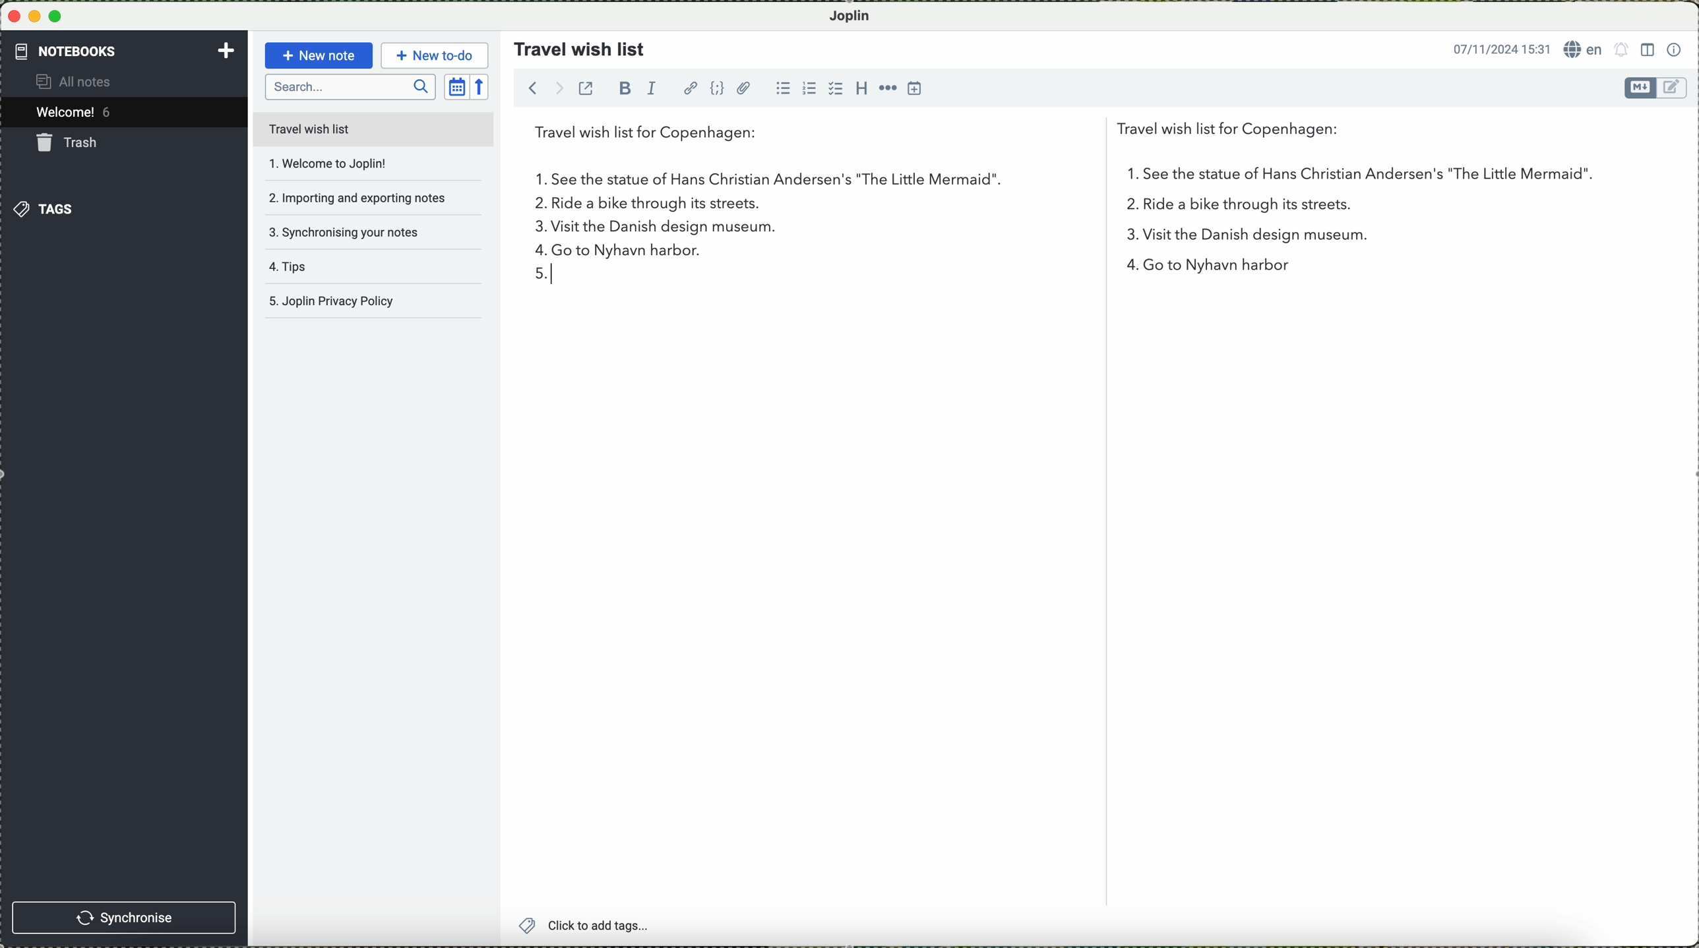 The image size is (1699, 948). Describe the element at coordinates (944, 229) in the screenshot. I see `visit the Danish design museum.` at that location.